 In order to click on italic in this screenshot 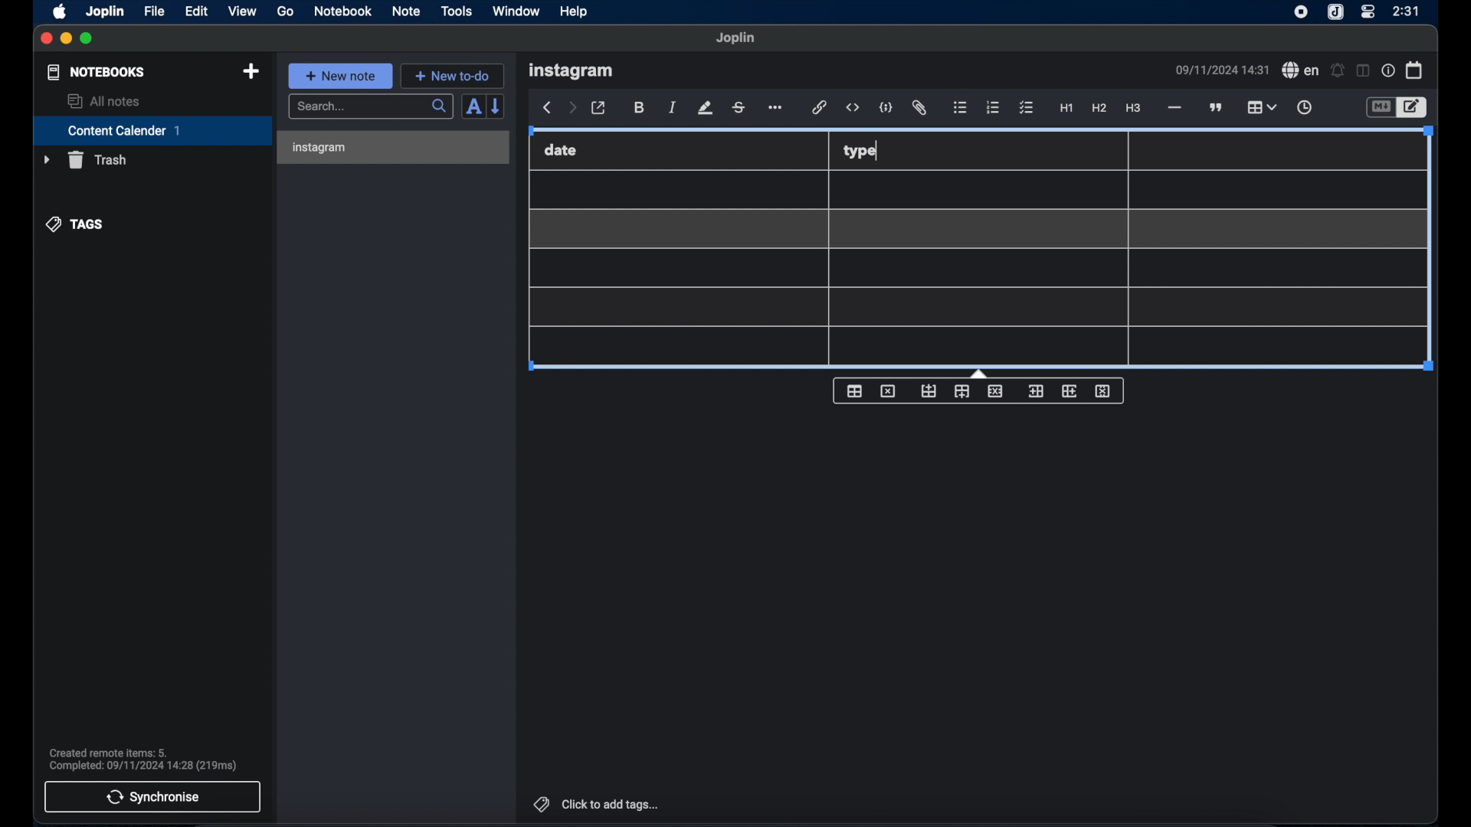, I will do `click(672, 108)`.